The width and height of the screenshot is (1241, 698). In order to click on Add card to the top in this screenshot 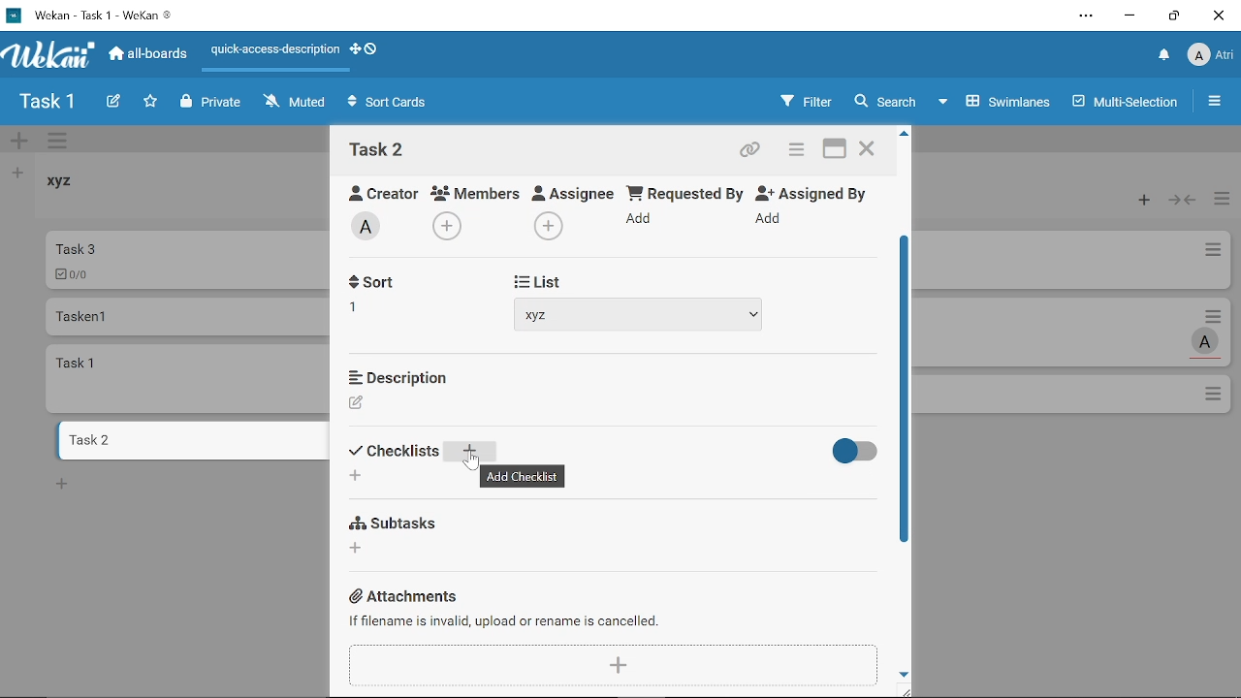, I will do `click(1139, 201)`.